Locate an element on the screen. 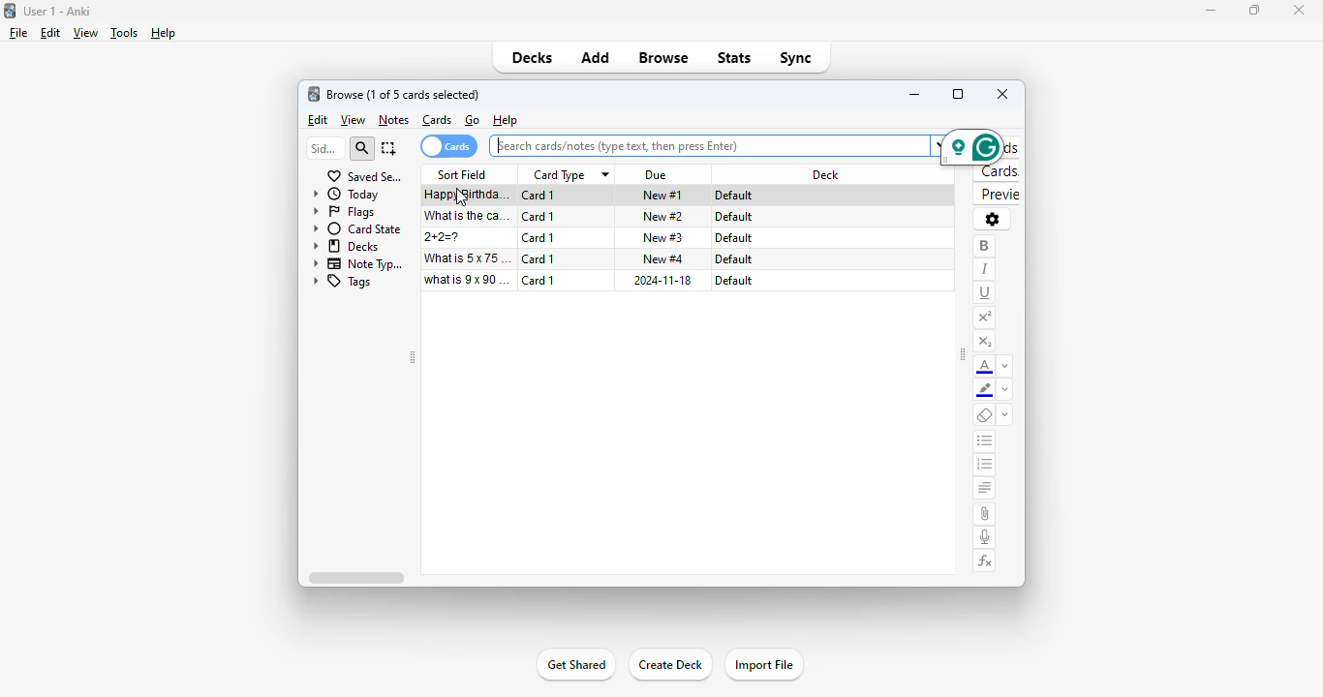 Image resolution: width=1323 pixels, height=697 pixels. sidebar filter is located at coordinates (324, 148).